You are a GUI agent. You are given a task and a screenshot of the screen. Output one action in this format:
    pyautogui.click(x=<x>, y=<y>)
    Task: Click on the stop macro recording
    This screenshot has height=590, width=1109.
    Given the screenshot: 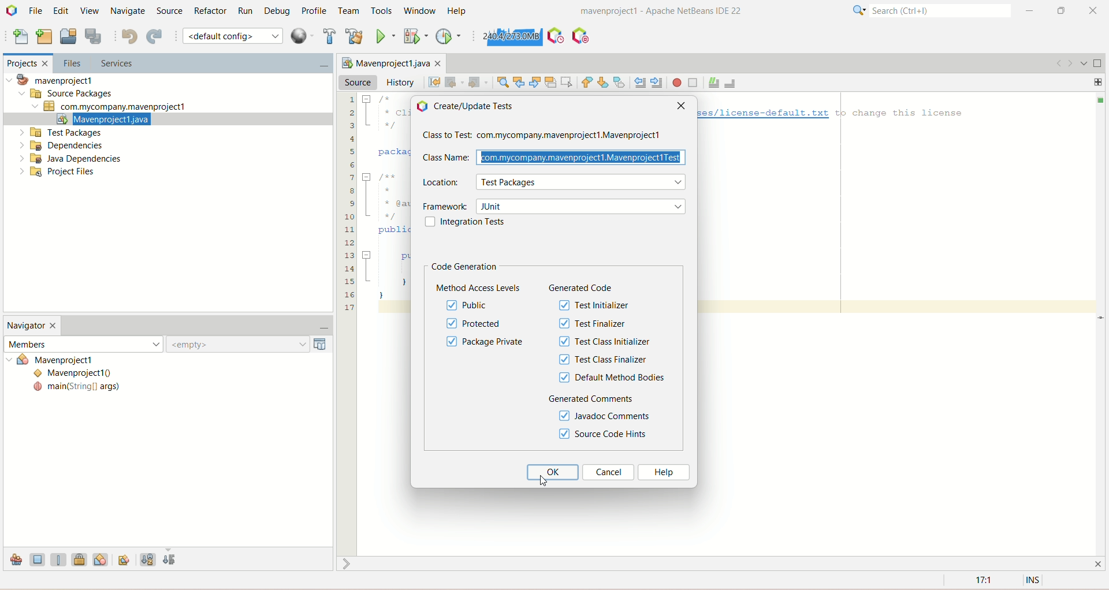 What is the action you would take?
    pyautogui.click(x=693, y=83)
    